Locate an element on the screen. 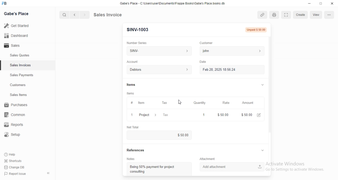  Create is located at coordinates (300, 15).